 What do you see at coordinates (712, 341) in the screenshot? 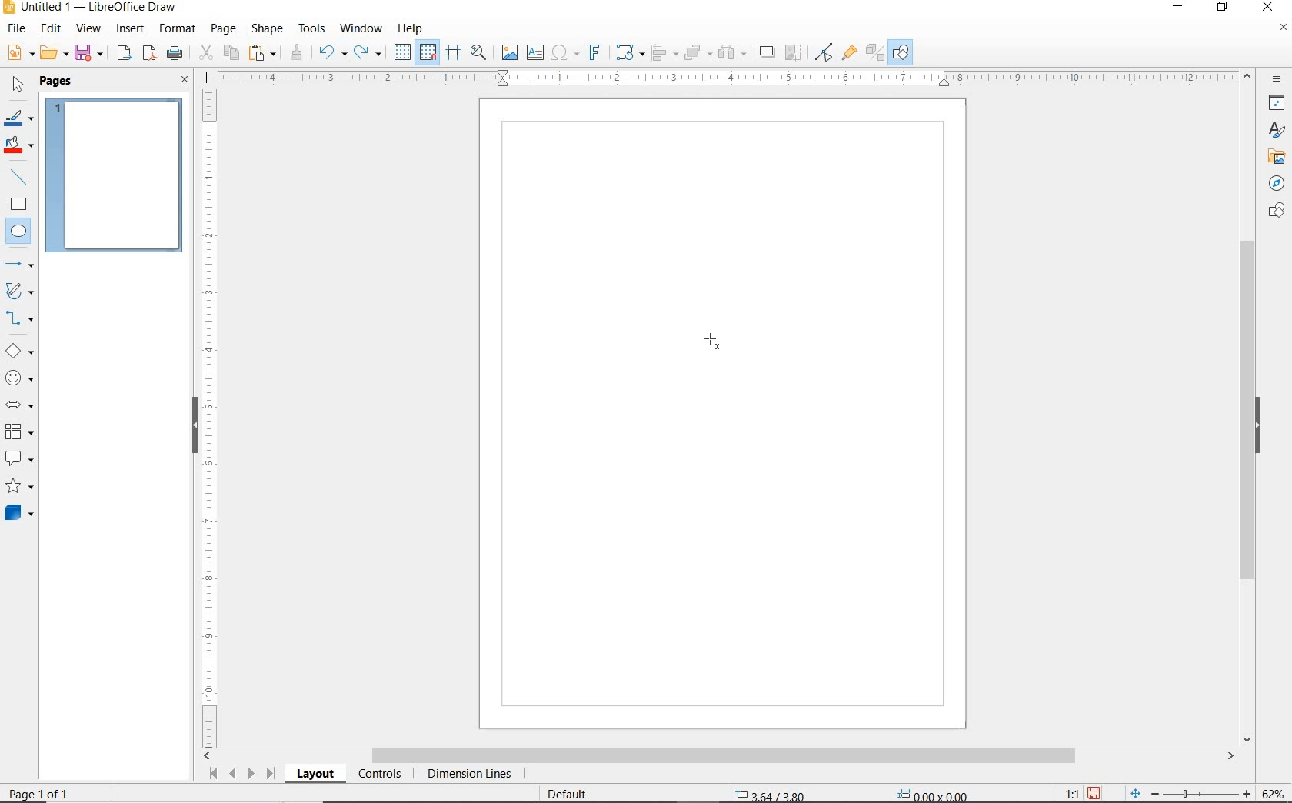
I see `ELLIPSE TOOL` at bounding box center [712, 341].